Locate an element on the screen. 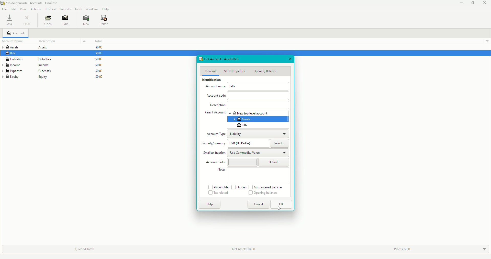 The height and width of the screenshot is (259, 491). Minimize is located at coordinates (460, 3).